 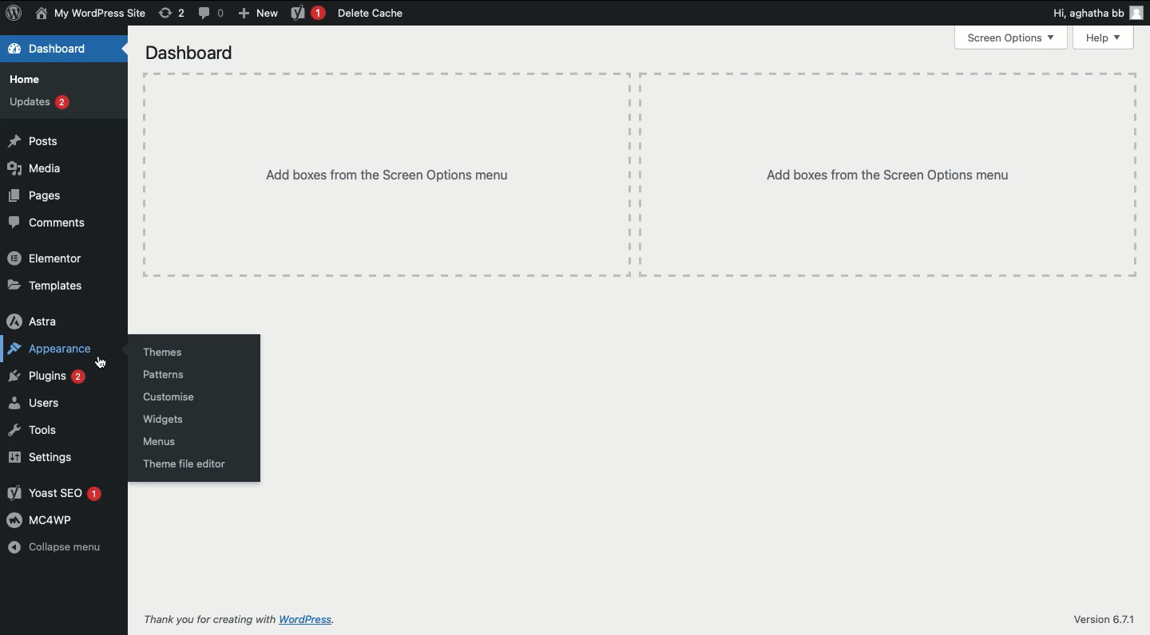 What do you see at coordinates (169, 346) in the screenshot?
I see `Themes` at bounding box center [169, 346].